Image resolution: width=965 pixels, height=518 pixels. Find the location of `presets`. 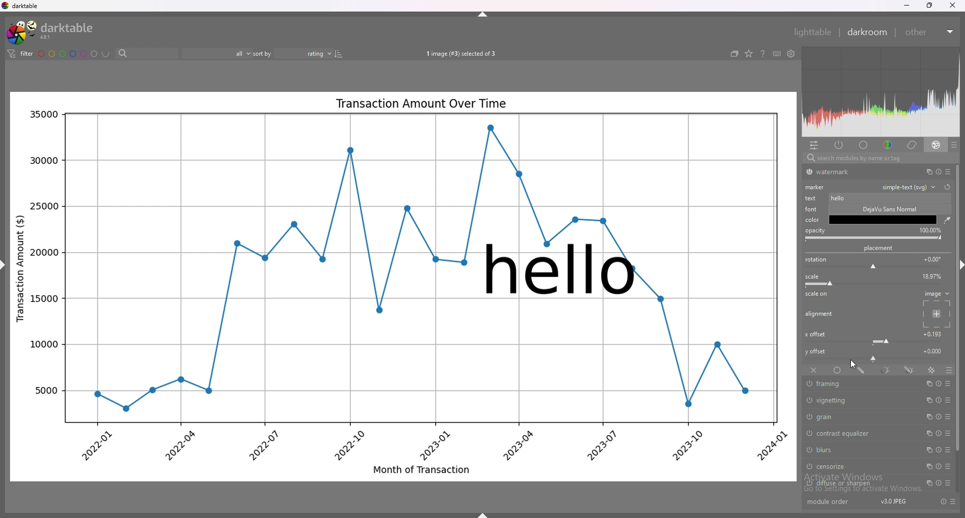

presets is located at coordinates (949, 450).